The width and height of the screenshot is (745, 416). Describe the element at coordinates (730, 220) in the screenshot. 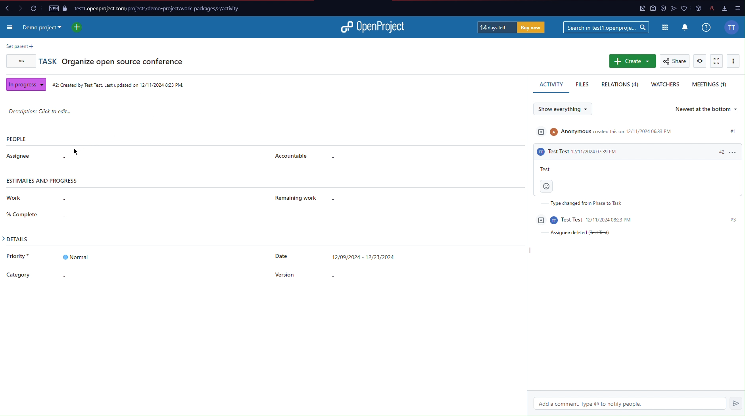

I see `#3` at that location.